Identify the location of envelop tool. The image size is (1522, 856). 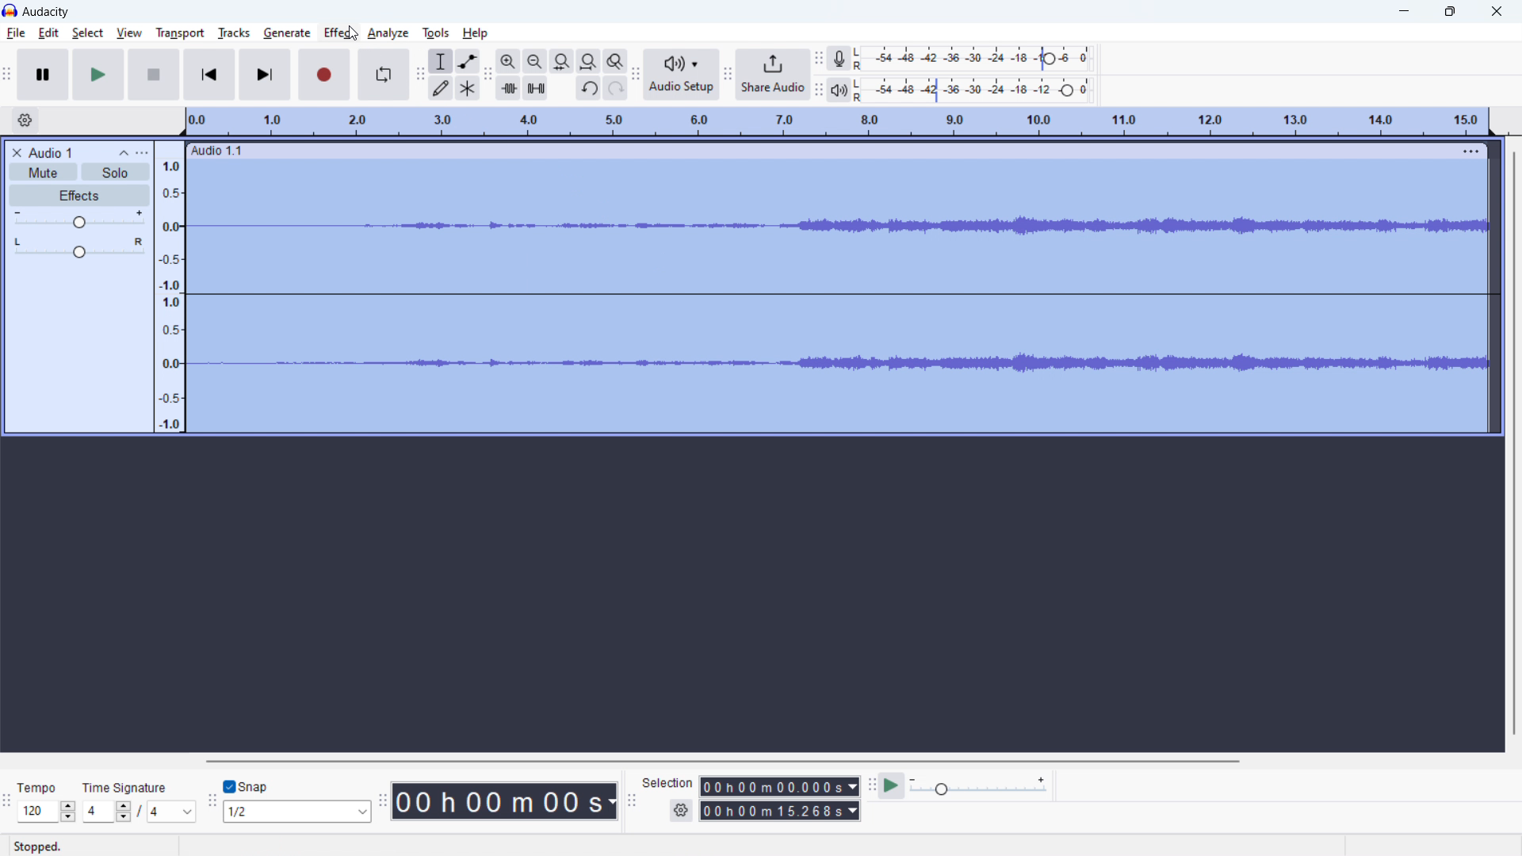
(468, 61).